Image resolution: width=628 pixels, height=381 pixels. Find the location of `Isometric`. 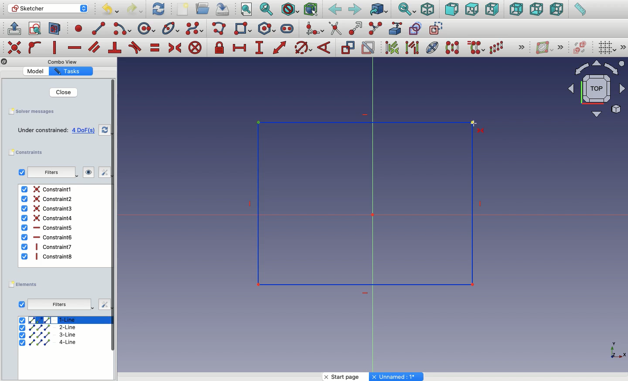

Isometric is located at coordinates (427, 10).